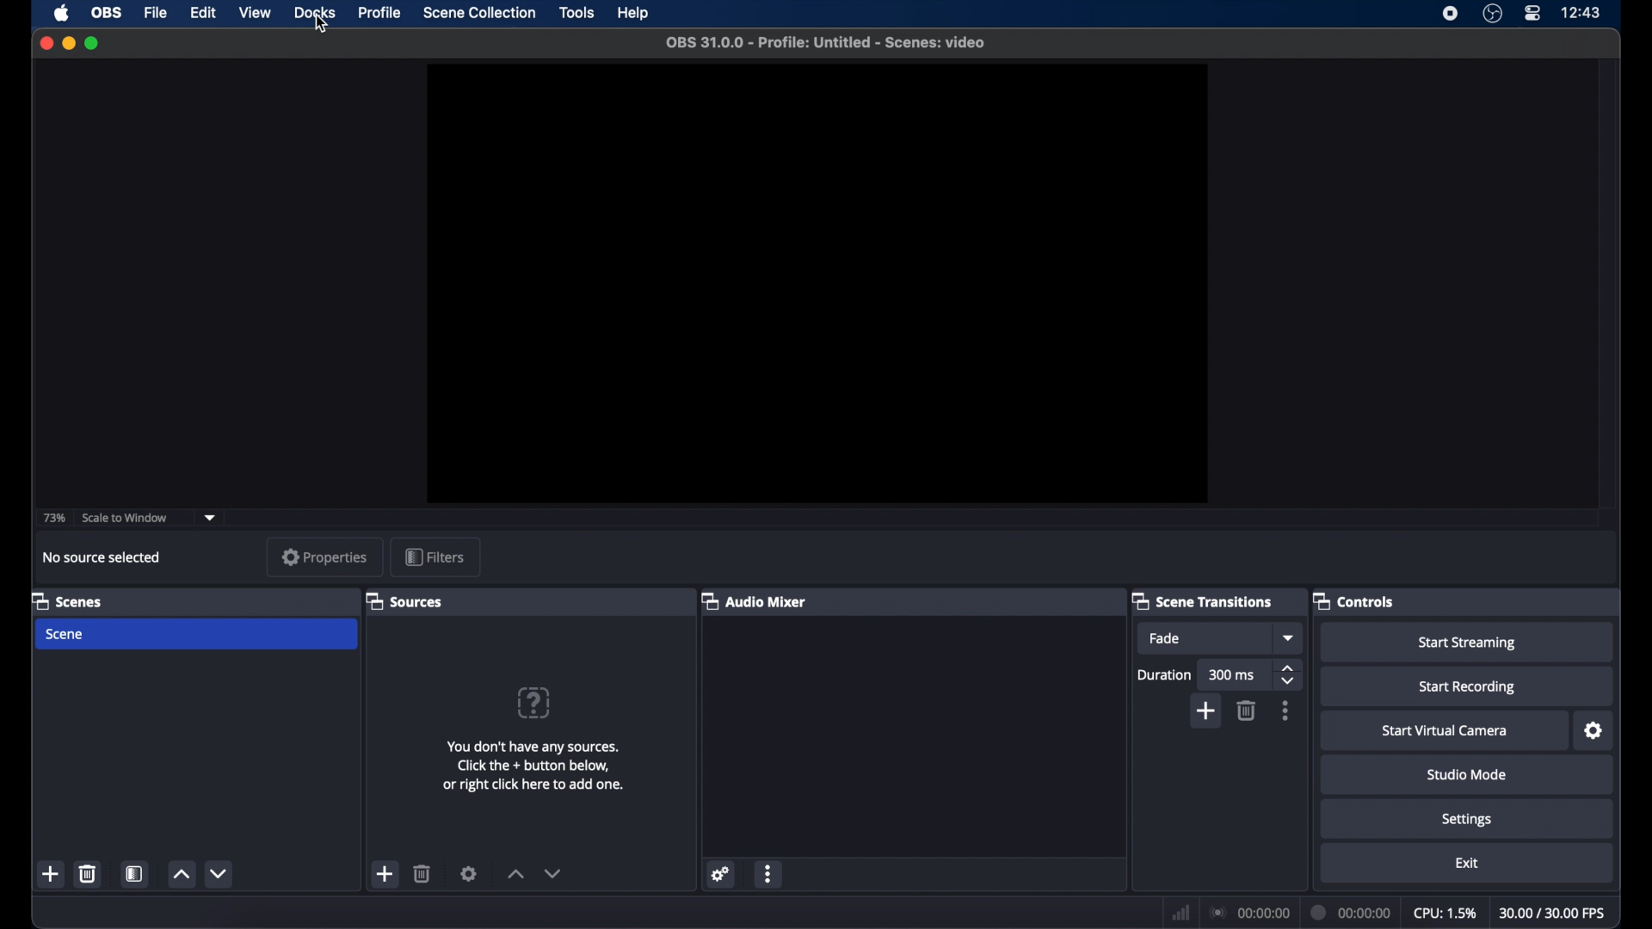 Image resolution: width=1652 pixels, height=929 pixels. What do you see at coordinates (1163, 674) in the screenshot?
I see `duration` at bounding box center [1163, 674].